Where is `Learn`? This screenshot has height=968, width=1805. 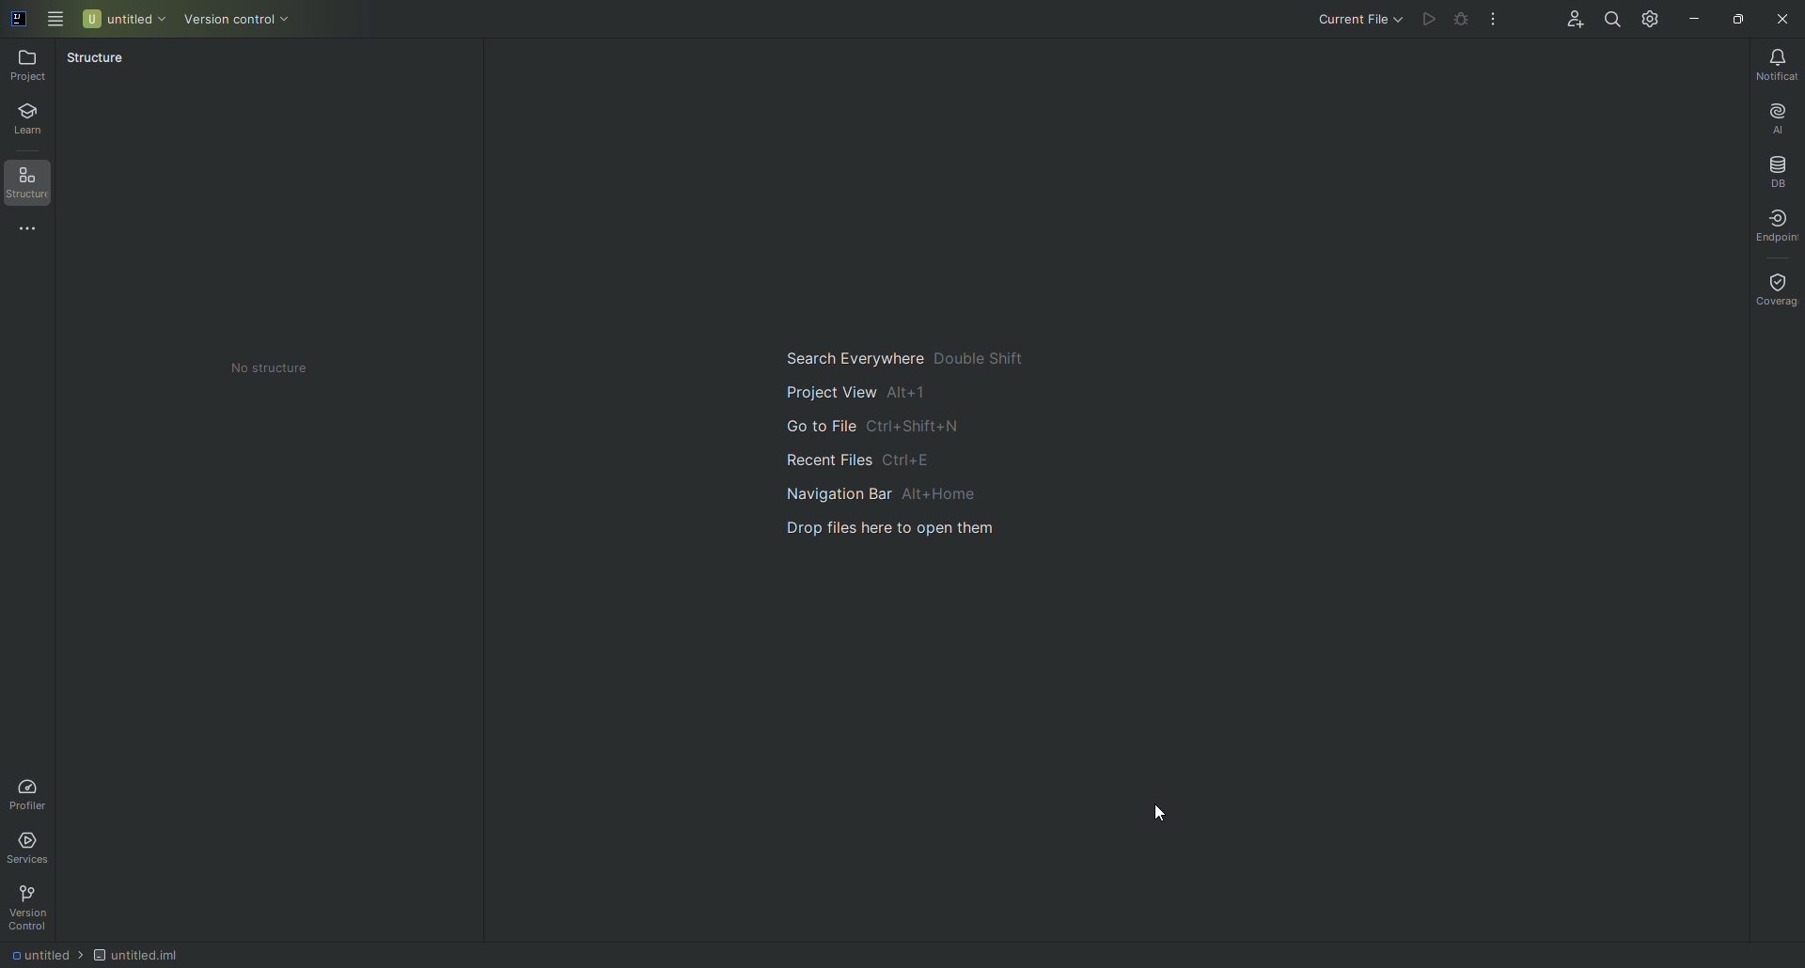 Learn is located at coordinates (35, 121).